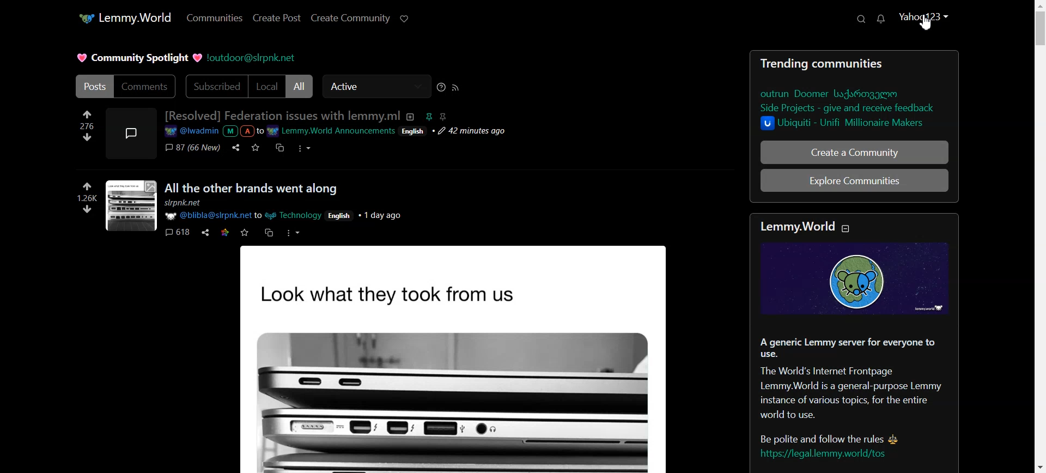 The image size is (1046, 473). Describe the element at coordinates (214, 86) in the screenshot. I see `Subscribed` at that location.